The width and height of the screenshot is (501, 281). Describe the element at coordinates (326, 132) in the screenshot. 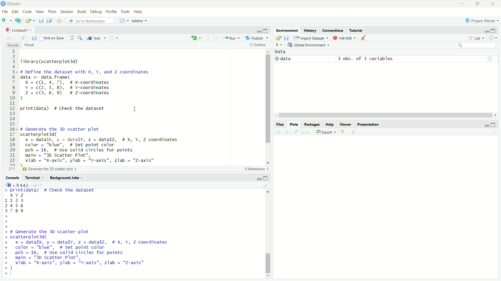

I see `Export` at that location.